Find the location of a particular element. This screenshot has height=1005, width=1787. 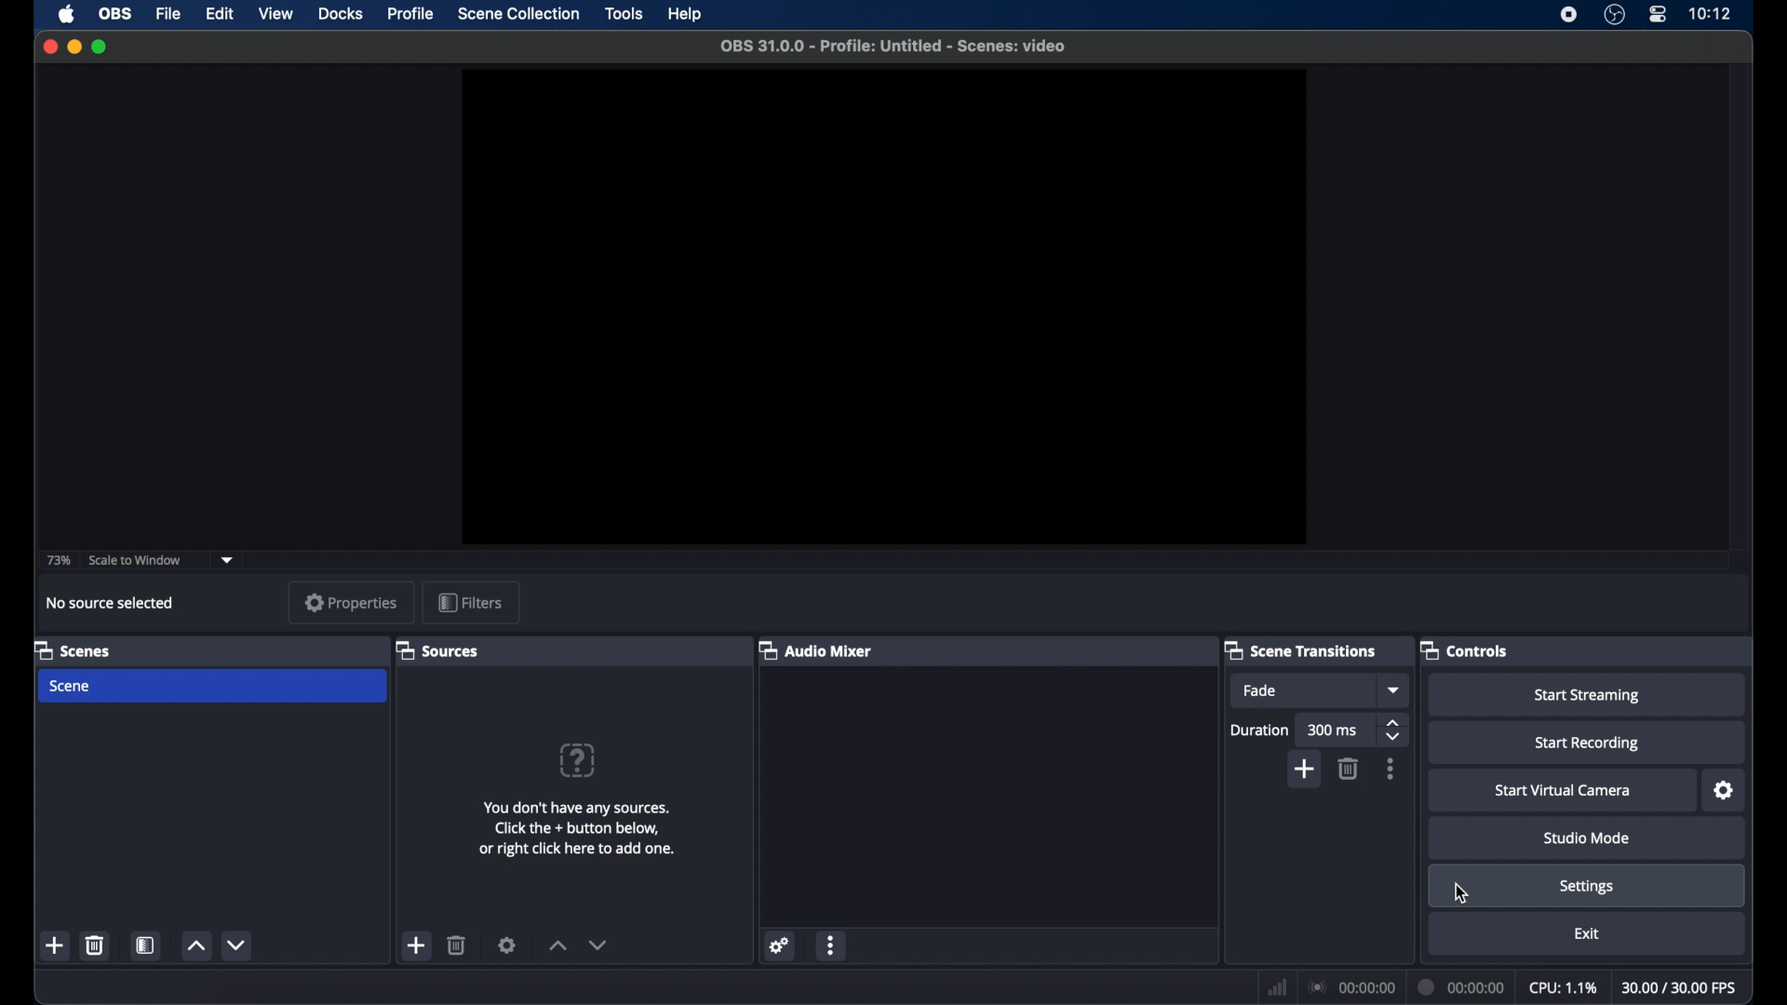

cpu is located at coordinates (1564, 988).